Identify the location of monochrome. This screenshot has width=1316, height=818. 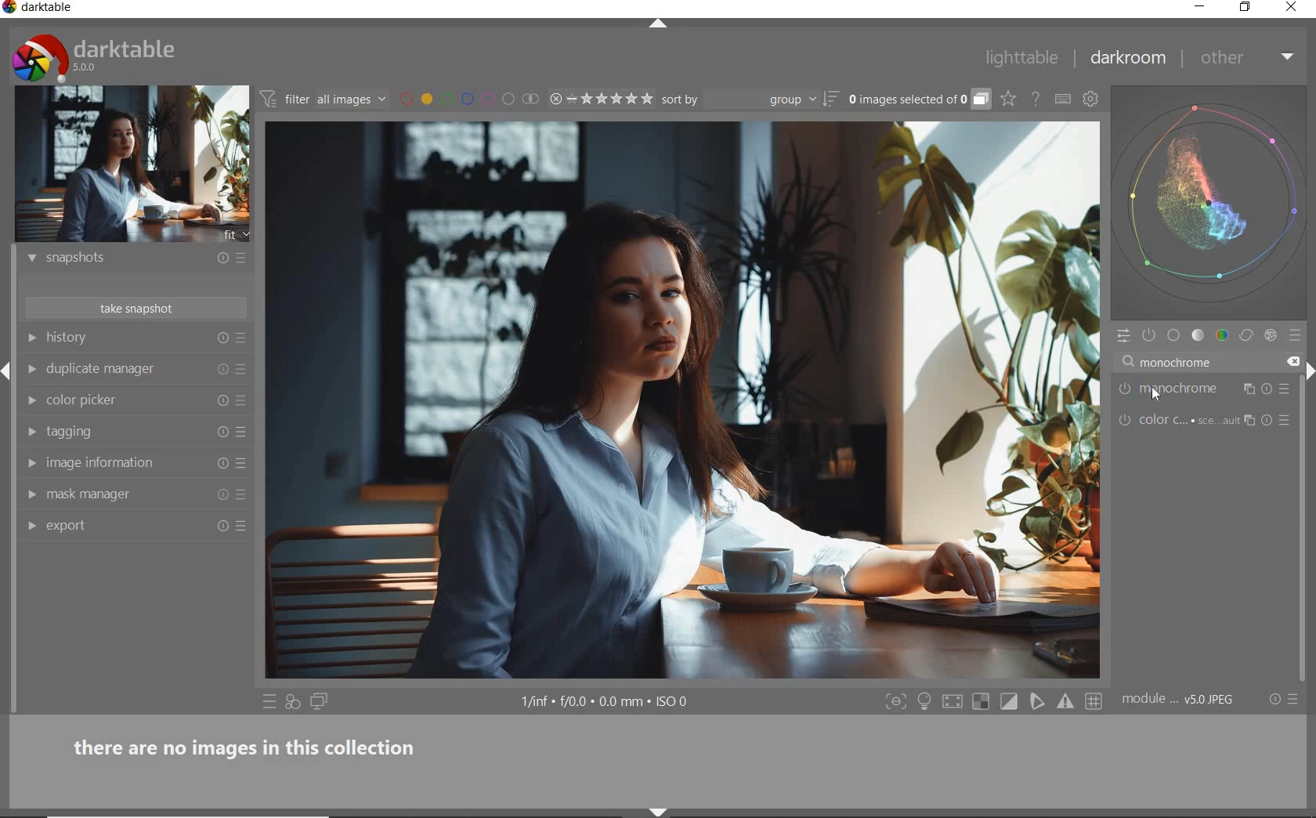
(1186, 389).